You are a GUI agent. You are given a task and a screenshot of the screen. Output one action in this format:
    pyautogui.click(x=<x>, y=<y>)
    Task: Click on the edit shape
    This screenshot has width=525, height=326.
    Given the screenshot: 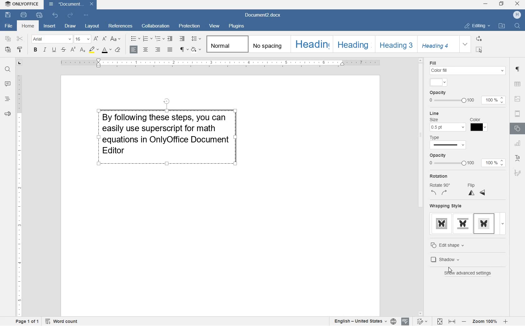 What is the action you would take?
    pyautogui.click(x=453, y=245)
    